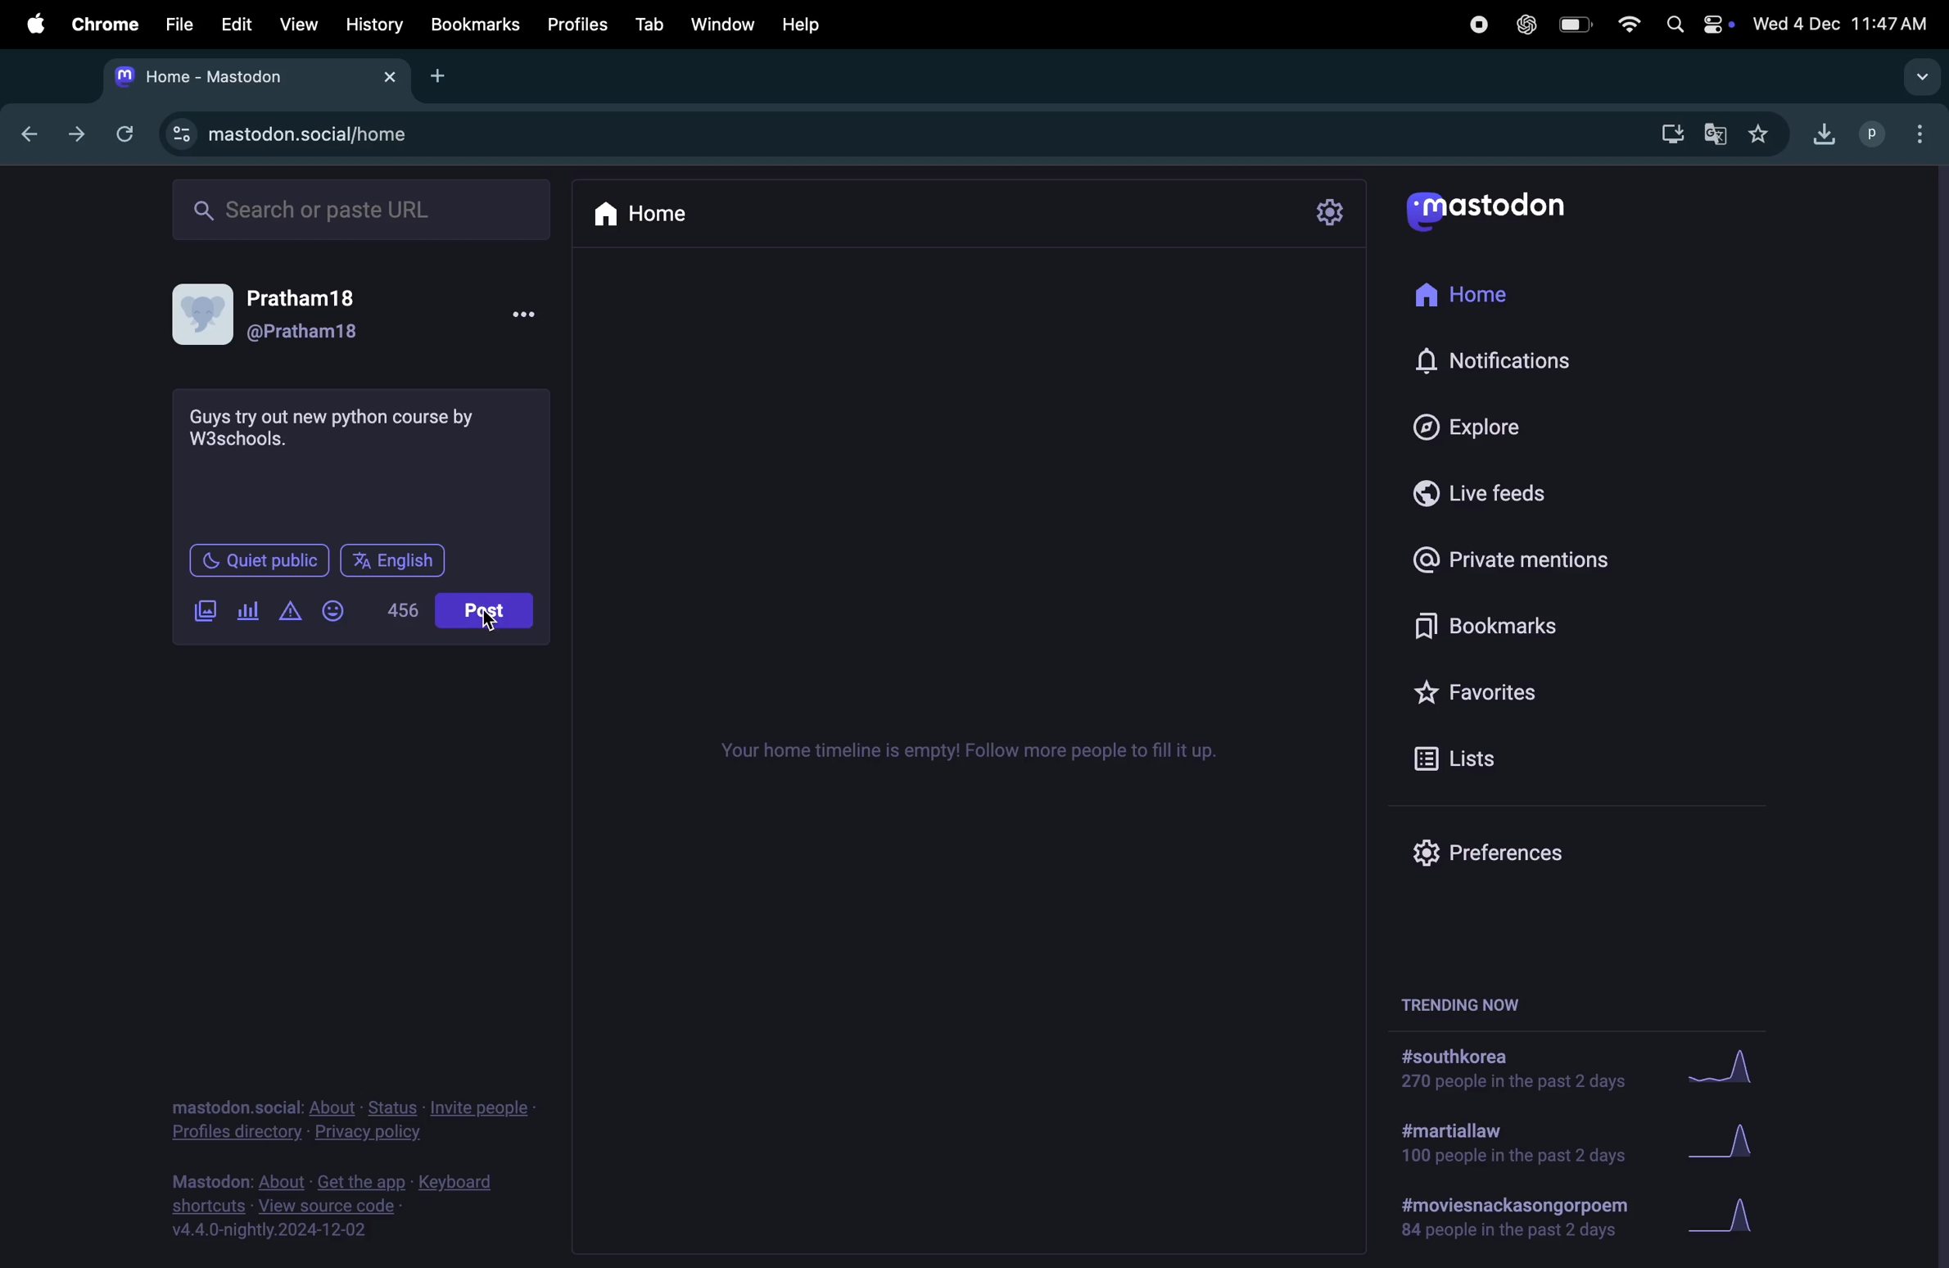  What do you see at coordinates (233, 25) in the screenshot?
I see `Edit` at bounding box center [233, 25].